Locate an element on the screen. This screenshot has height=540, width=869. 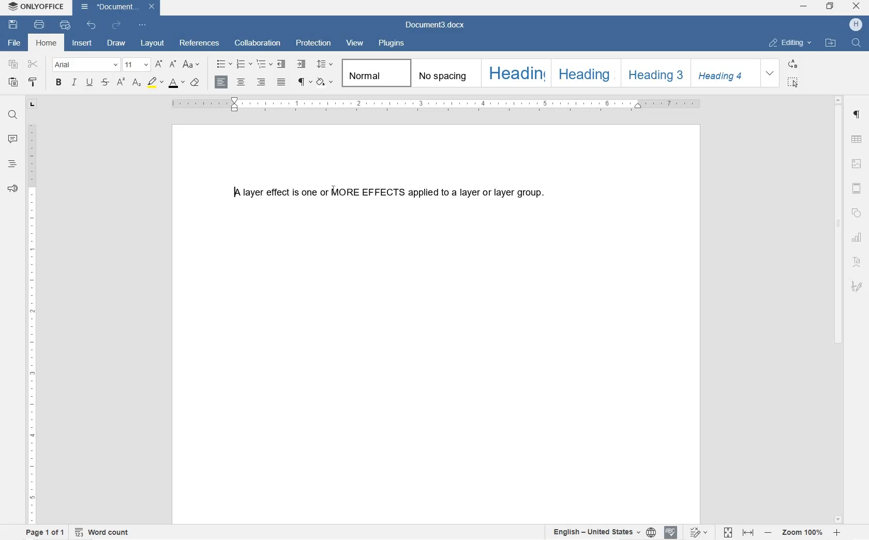
PAGE 1 OF 1 is located at coordinates (45, 533).